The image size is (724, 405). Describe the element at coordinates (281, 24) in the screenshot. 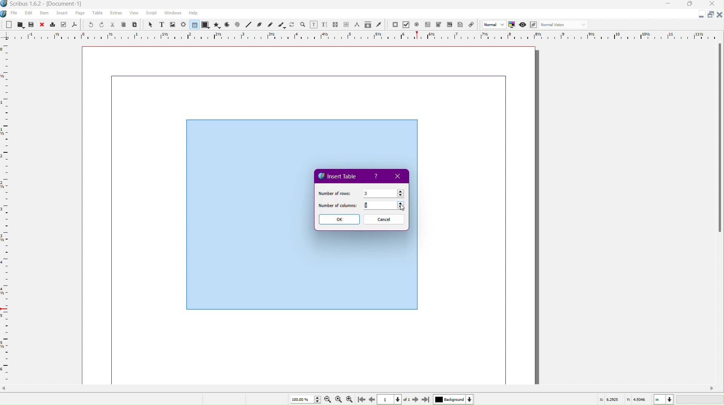

I see `Calligraphic Line` at that location.